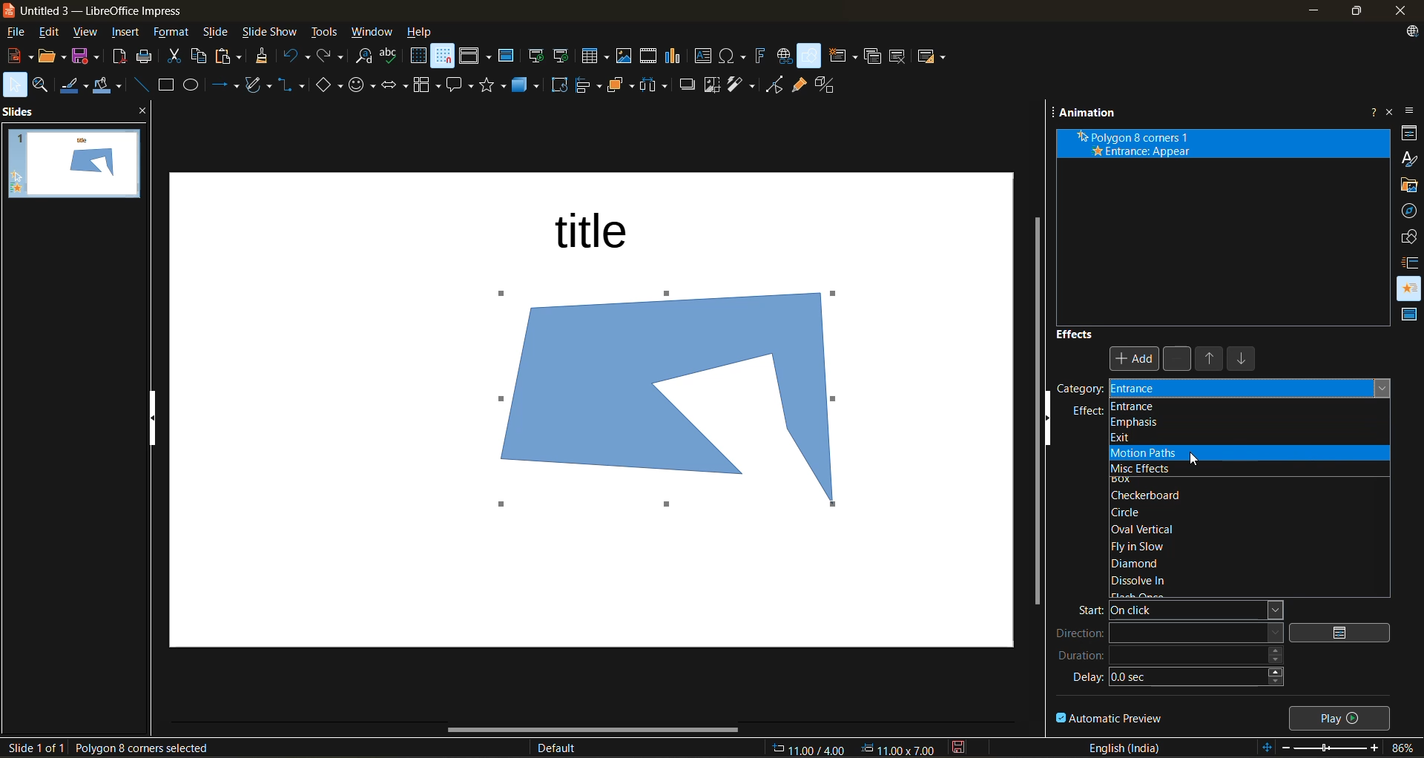 The width and height of the screenshot is (1424, 758). Describe the element at coordinates (656, 86) in the screenshot. I see `distribute` at that location.